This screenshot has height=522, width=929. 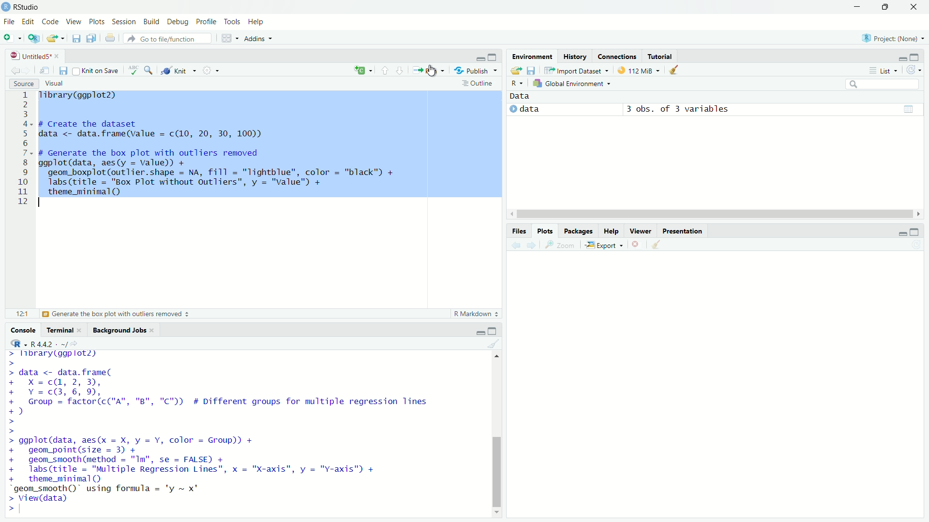 I want to click on ‘Connections, so click(x=617, y=56).